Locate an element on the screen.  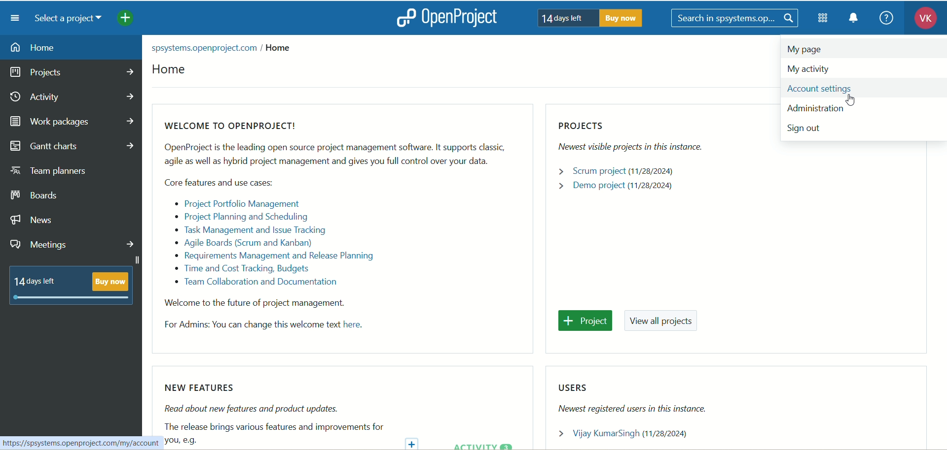
URL is located at coordinates (76, 442).